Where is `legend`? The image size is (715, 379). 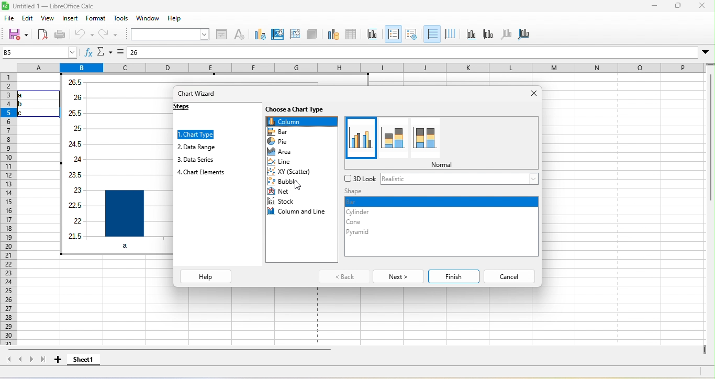 legend is located at coordinates (411, 34).